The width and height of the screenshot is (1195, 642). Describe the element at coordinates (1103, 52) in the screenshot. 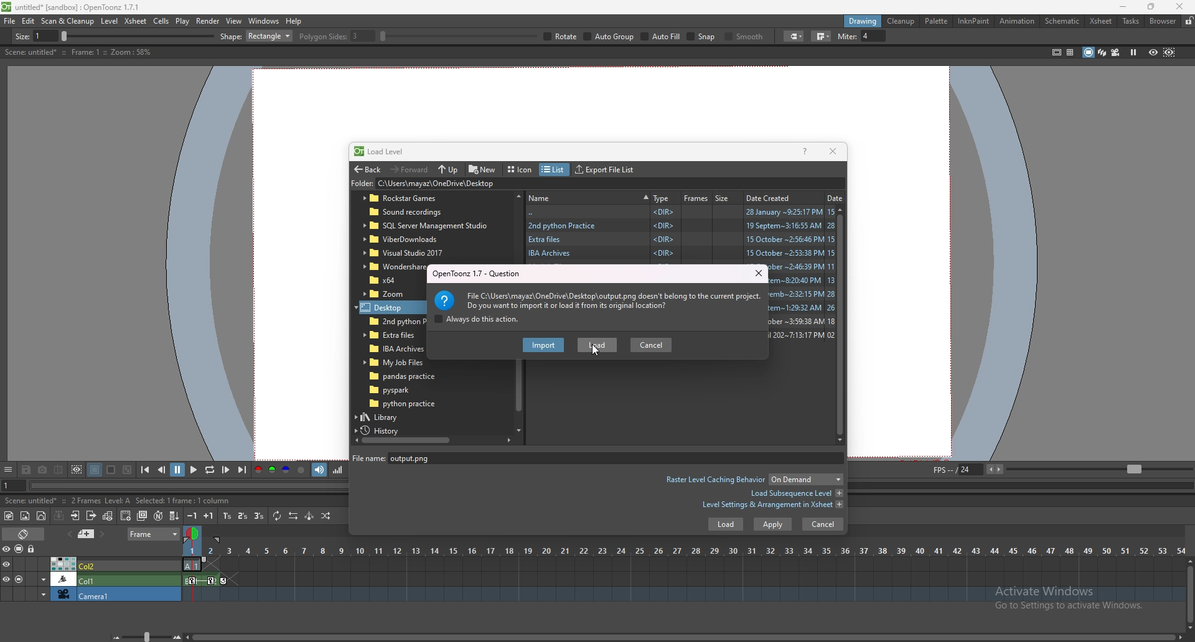

I see `3d view` at that location.